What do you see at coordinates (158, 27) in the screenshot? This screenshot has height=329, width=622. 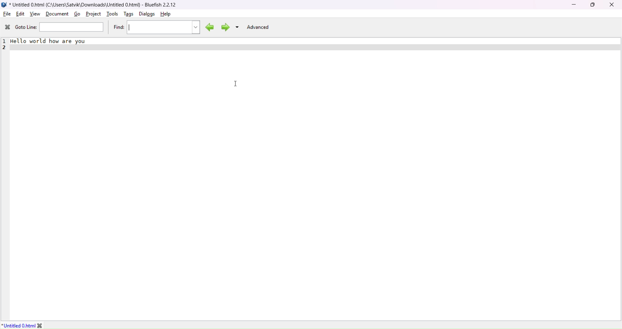 I see `search what to find` at bounding box center [158, 27].